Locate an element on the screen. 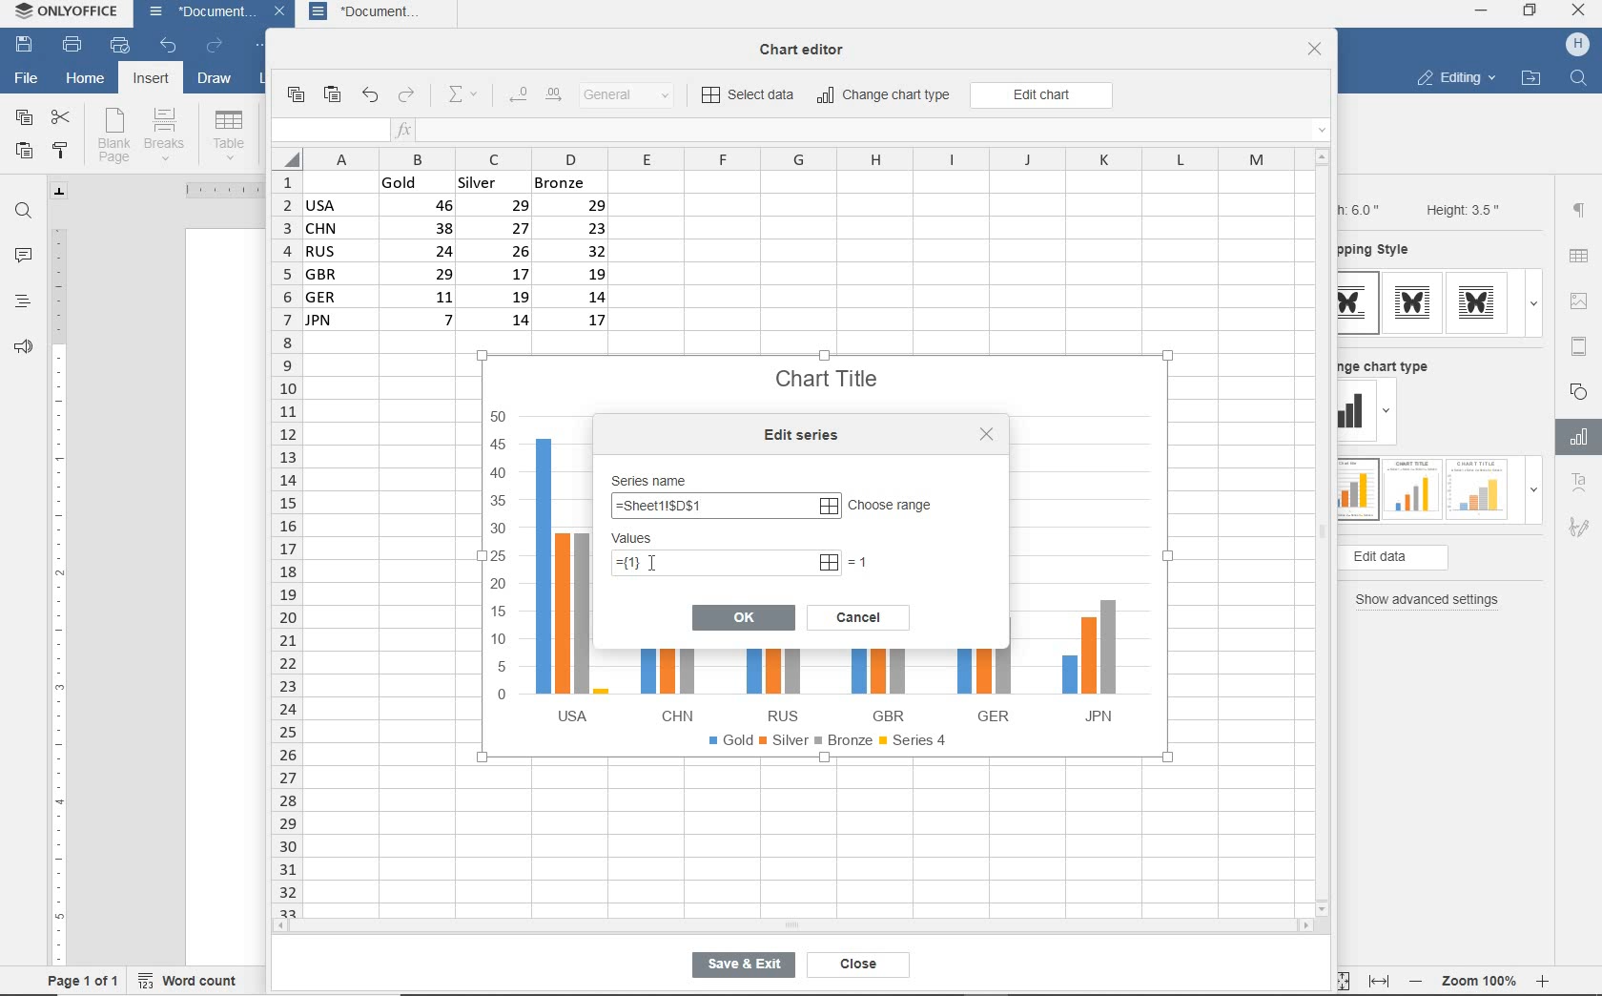 The image size is (1602, 996). search is located at coordinates (1581, 76).